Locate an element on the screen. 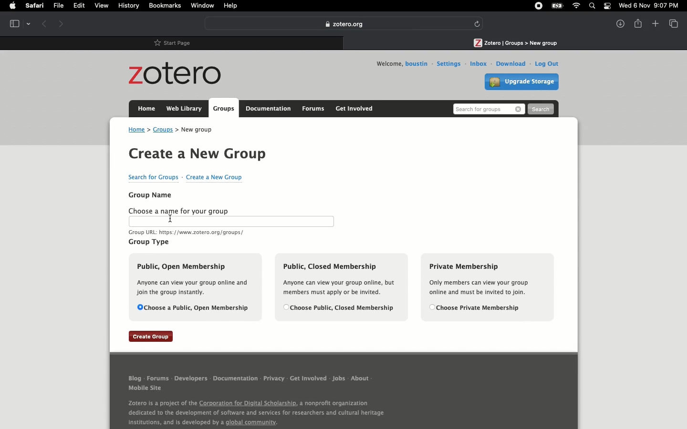 The image size is (687, 429). Documentation is located at coordinates (236, 379).